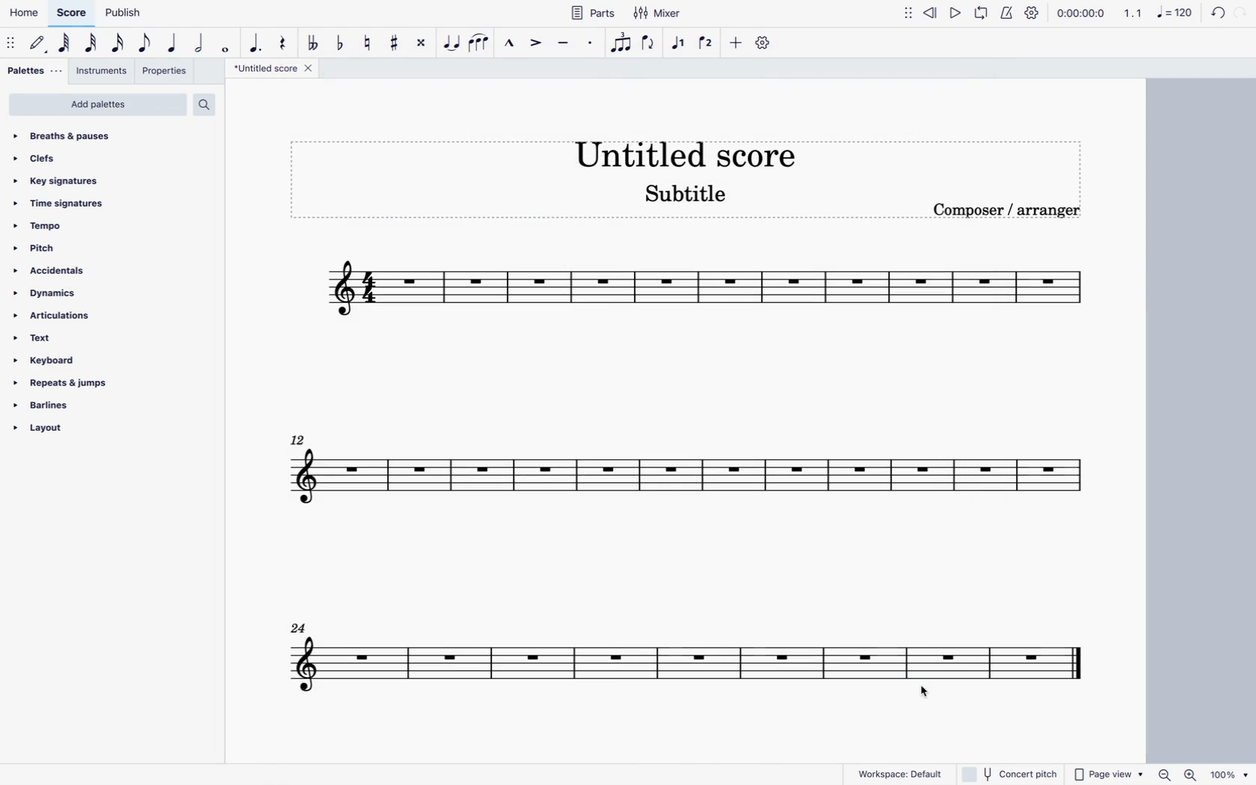 The image size is (1256, 785). Describe the element at coordinates (46, 294) in the screenshot. I see `dynamics` at that location.